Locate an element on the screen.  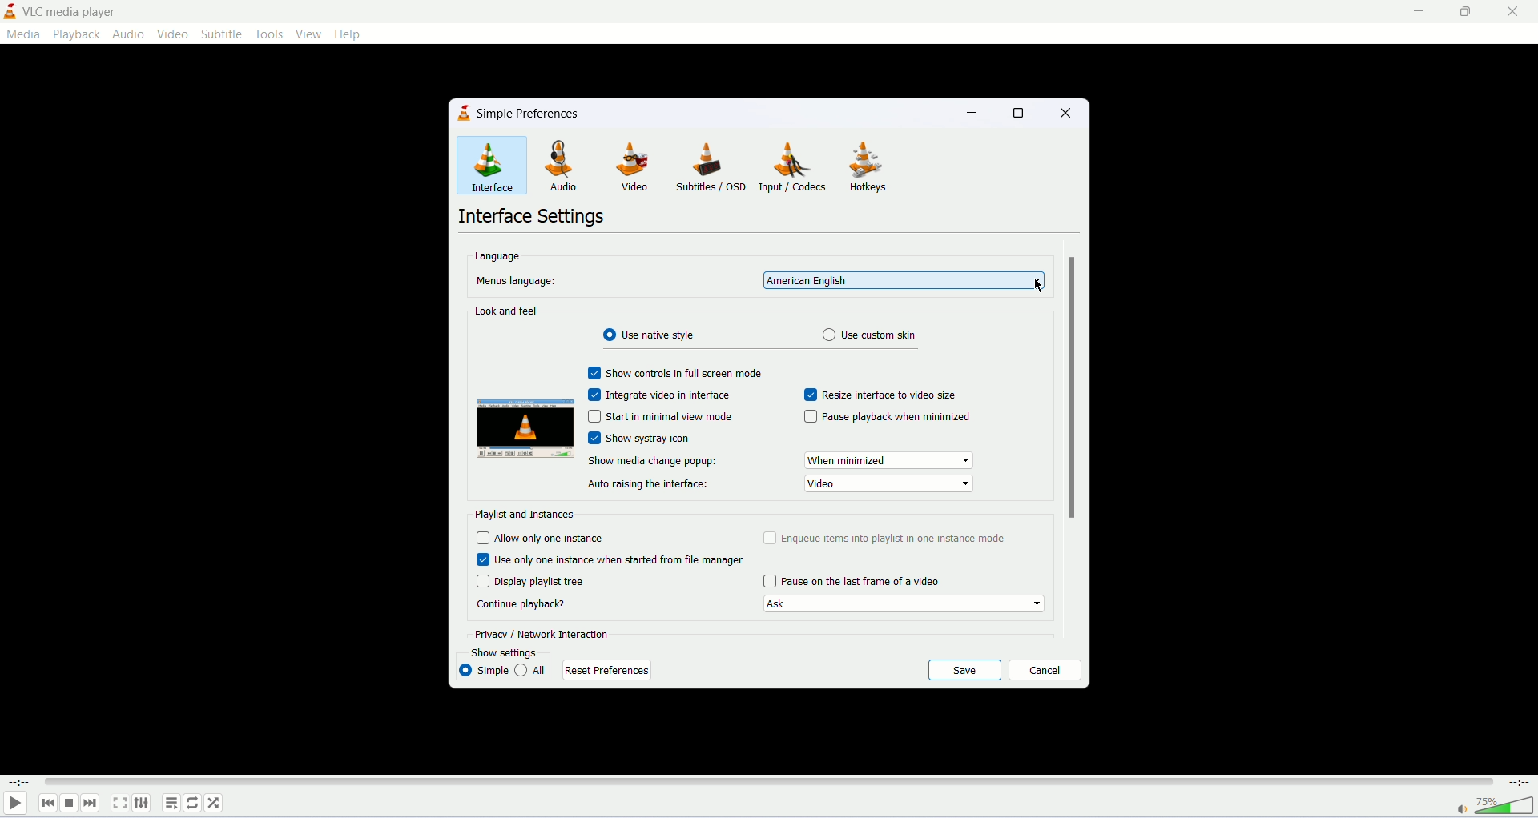
loop is located at coordinates (191, 803).